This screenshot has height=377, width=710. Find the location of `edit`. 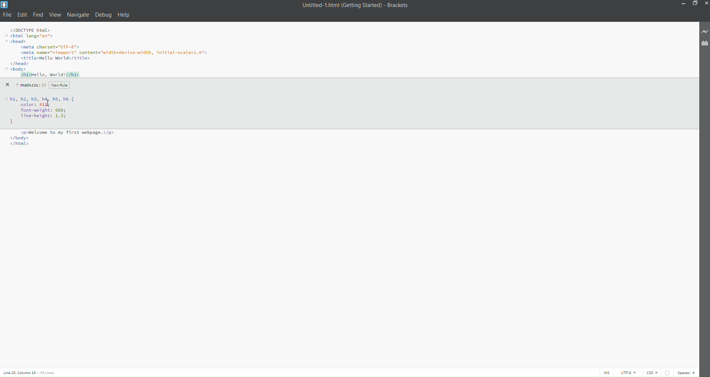

edit is located at coordinates (23, 14).